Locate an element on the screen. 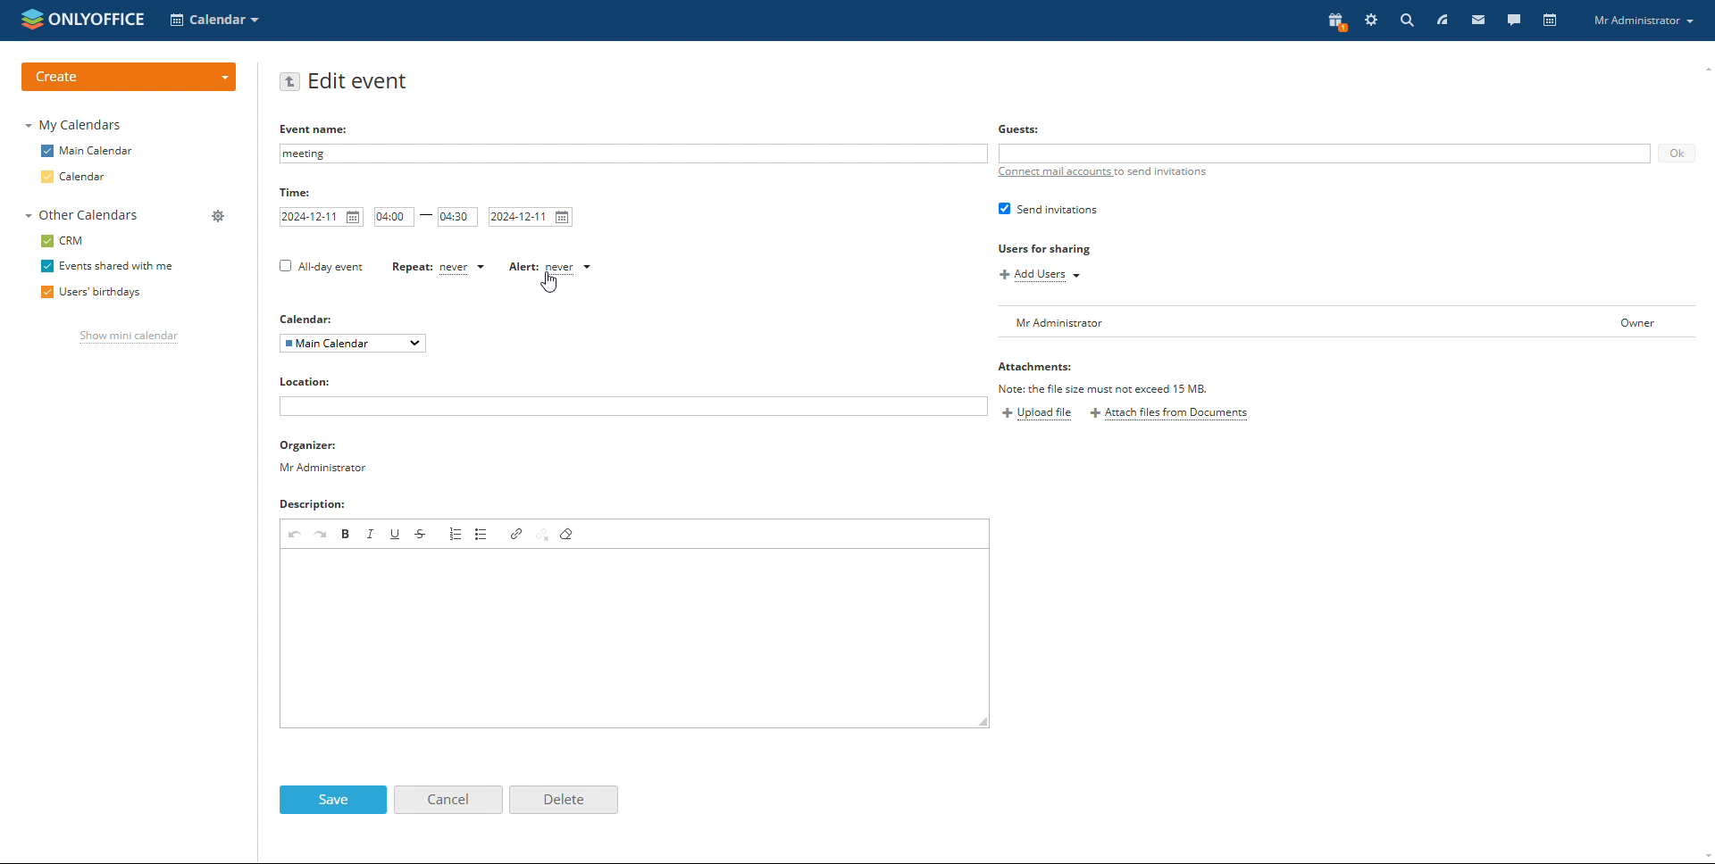  go back is located at coordinates (290, 81).